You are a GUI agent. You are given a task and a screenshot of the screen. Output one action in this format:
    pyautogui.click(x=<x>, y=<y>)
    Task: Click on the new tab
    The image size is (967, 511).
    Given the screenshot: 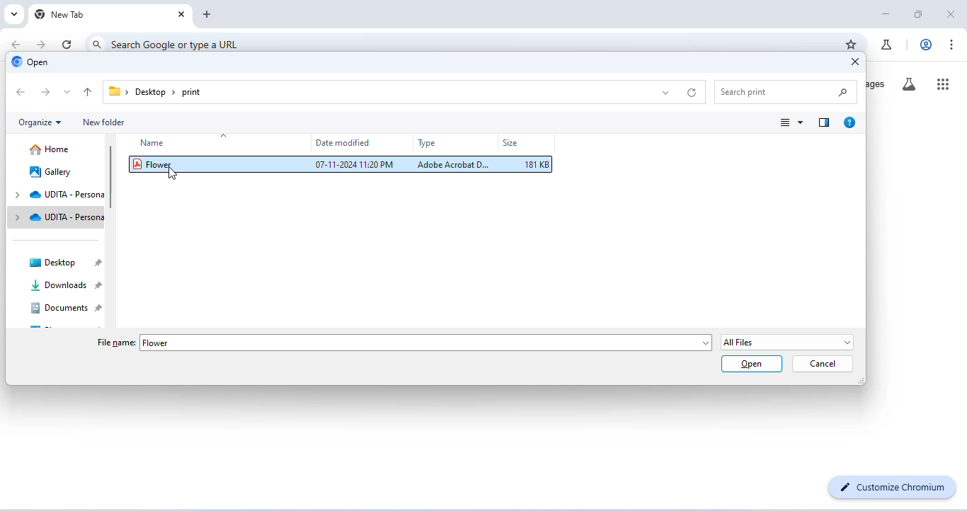 What is the action you would take?
    pyautogui.click(x=60, y=14)
    